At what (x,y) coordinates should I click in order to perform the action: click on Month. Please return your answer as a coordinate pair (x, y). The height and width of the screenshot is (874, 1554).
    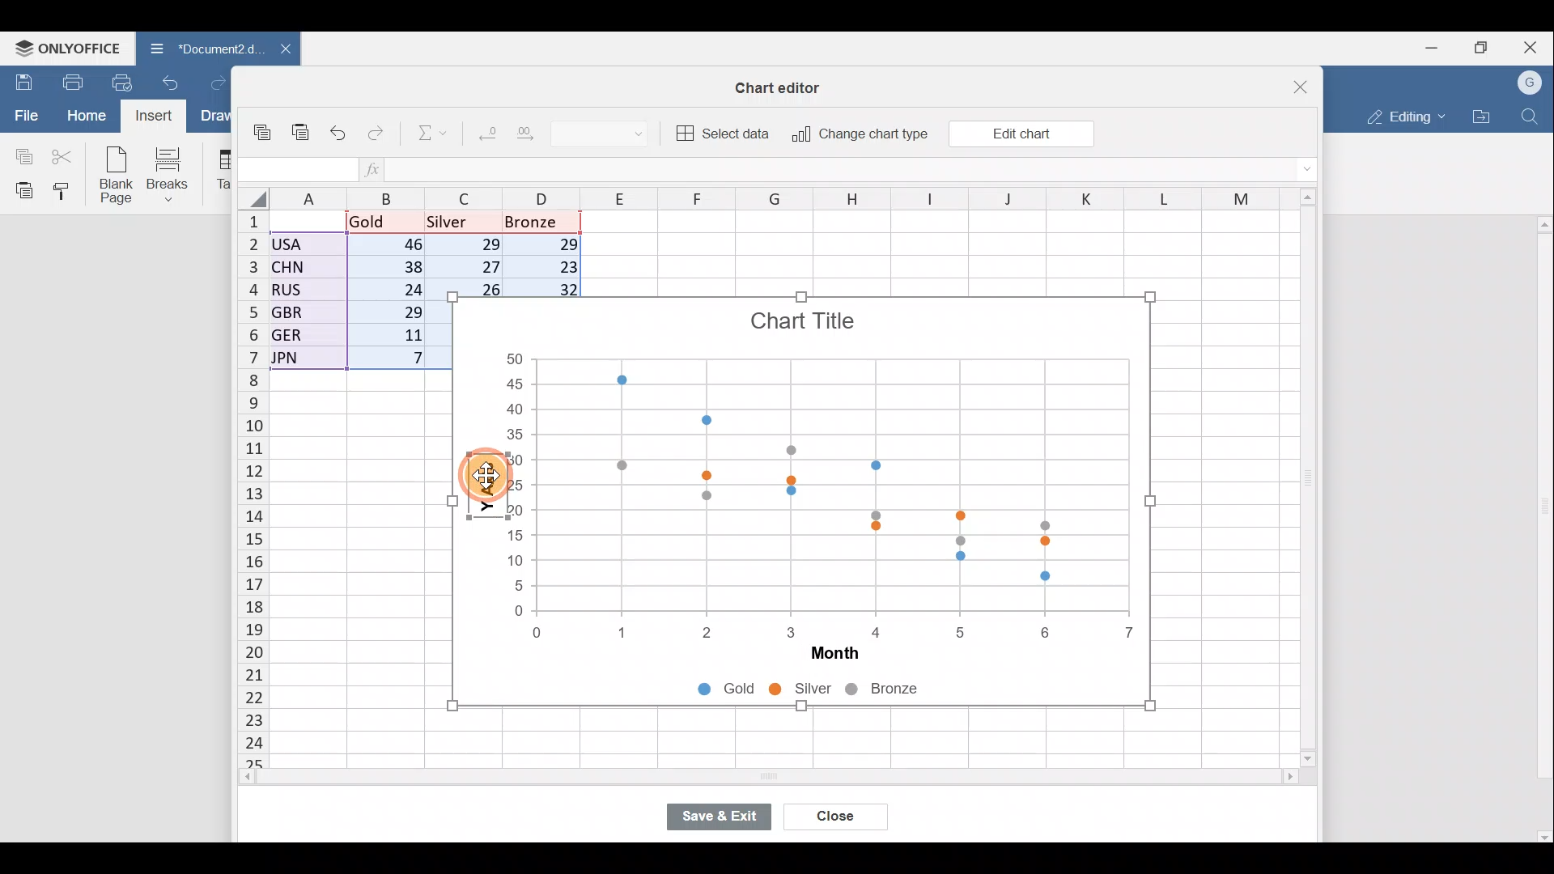
    Looking at the image, I should click on (827, 655).